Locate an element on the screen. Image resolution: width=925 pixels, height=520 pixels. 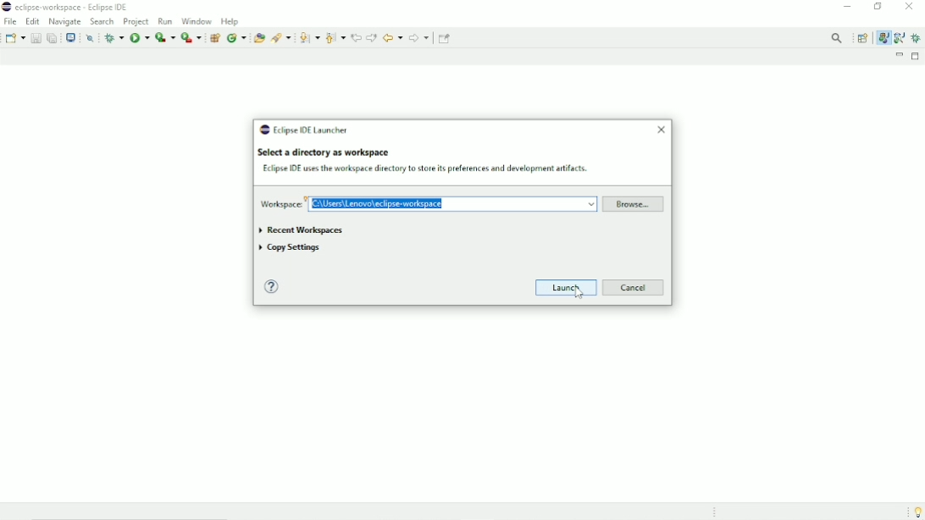
Run is located at coordinates (165, 21).